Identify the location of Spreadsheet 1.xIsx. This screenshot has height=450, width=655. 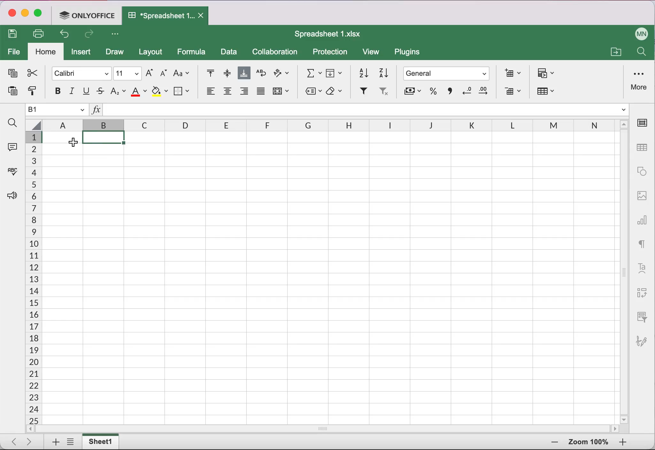
(332, 34).